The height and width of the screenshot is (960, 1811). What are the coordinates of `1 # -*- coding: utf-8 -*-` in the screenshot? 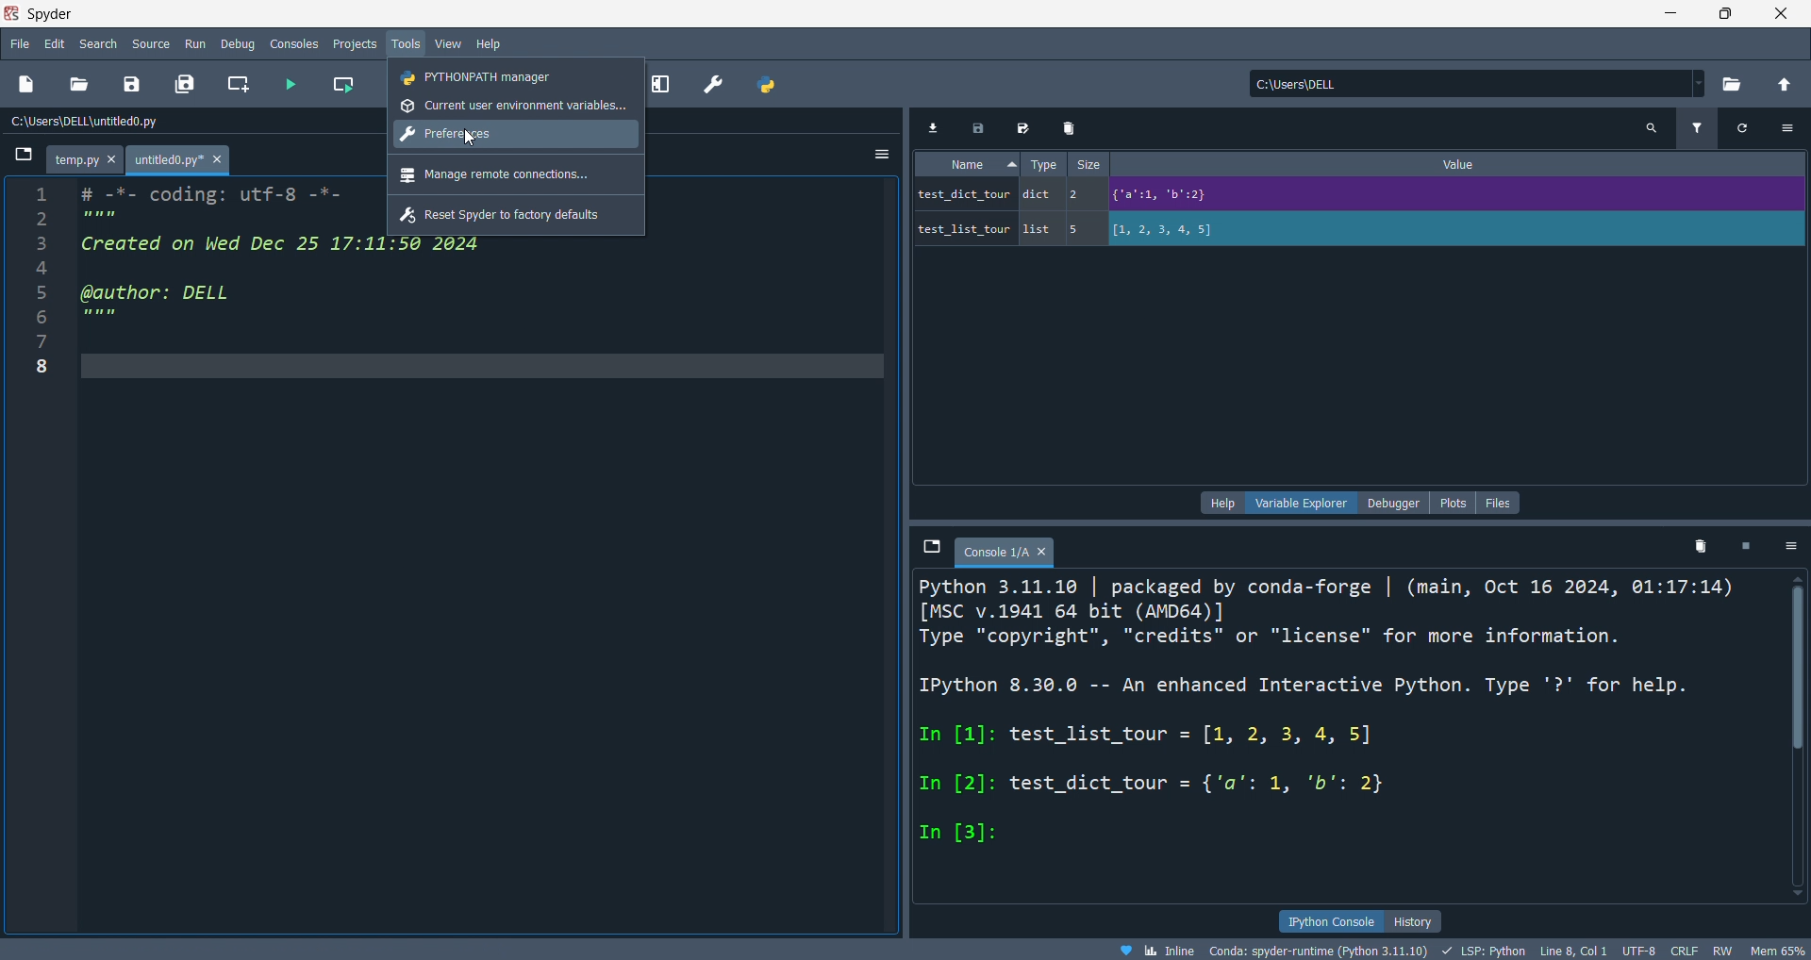 It's located at (187, 192).